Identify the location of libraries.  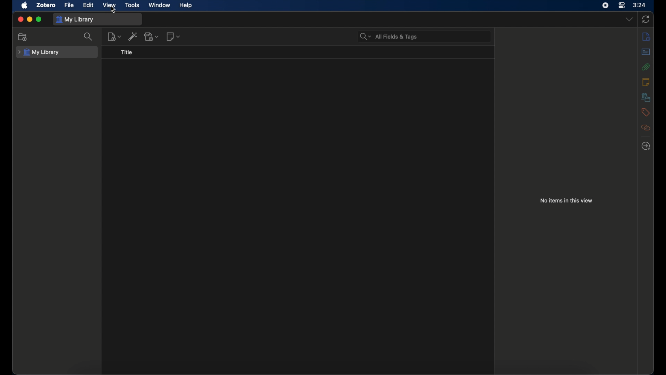
(646, 97).